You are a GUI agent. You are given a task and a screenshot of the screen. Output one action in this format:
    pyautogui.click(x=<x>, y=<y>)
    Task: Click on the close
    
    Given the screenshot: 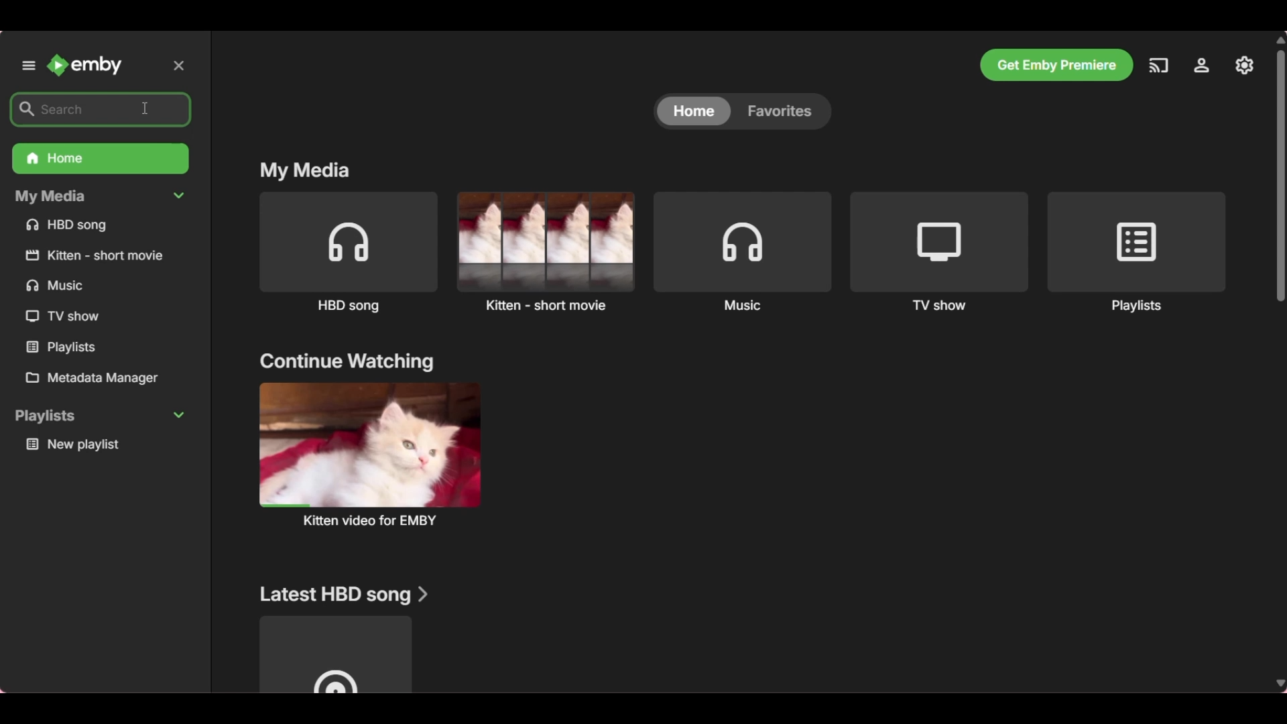 What is the action you would take?
    pyautogui.click(x=182, y=64)
    